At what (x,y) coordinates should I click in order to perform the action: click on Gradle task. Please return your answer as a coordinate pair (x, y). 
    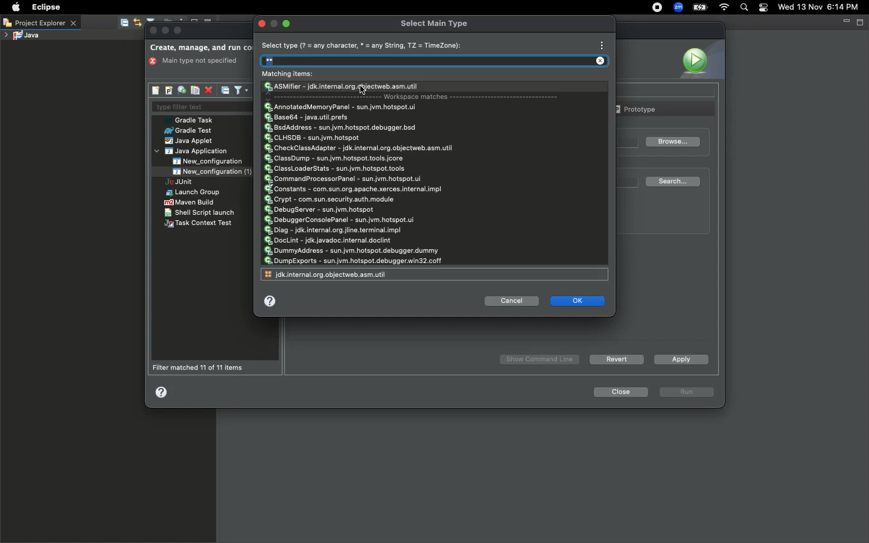
    Looking at the image, I should click on (193, 120).